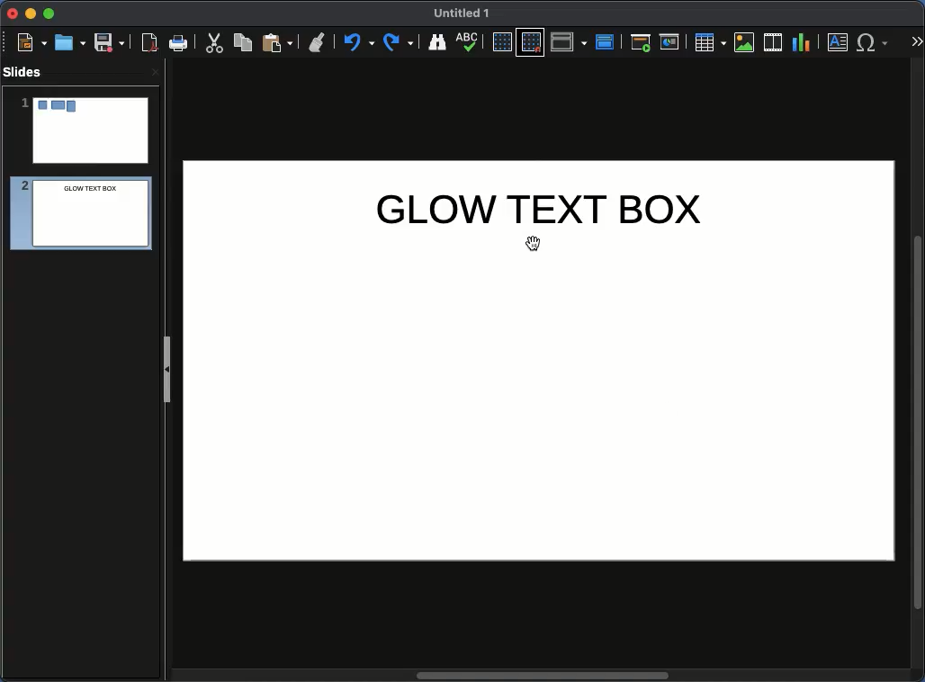 The width and height of the screenshot is (925, 682). What do you see at coordinates (801, 43) in the screenshot?
I see `Chart` at bounding box center [801, 43].